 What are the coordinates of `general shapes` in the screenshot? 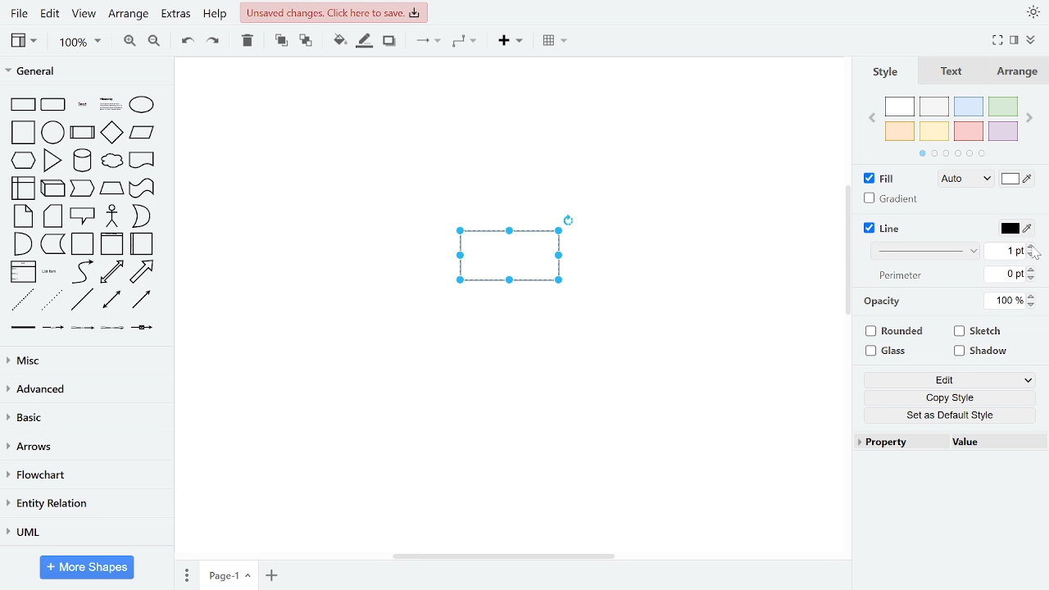 It's located at (53, 326).